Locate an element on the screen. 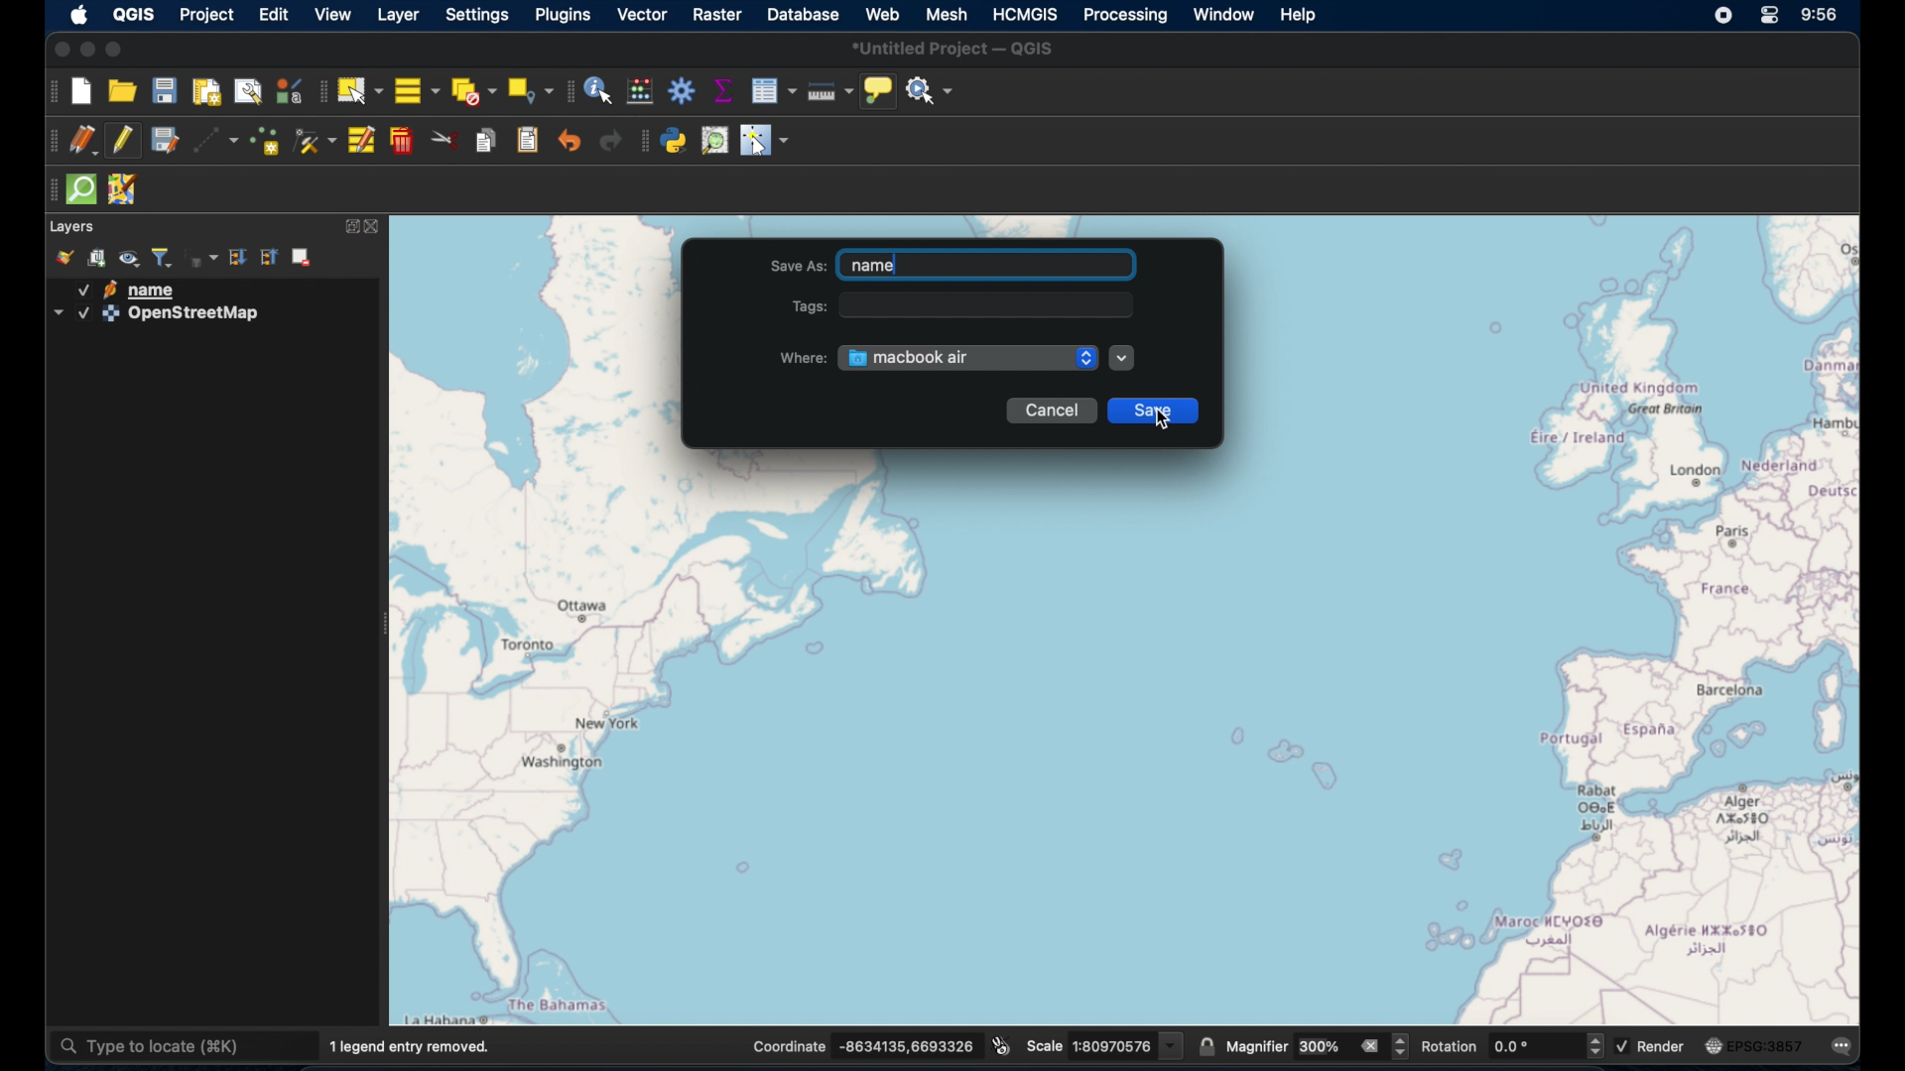 The width and height of the screenshot is (1905, 1071). save edits is located at coordinates (164, 142).